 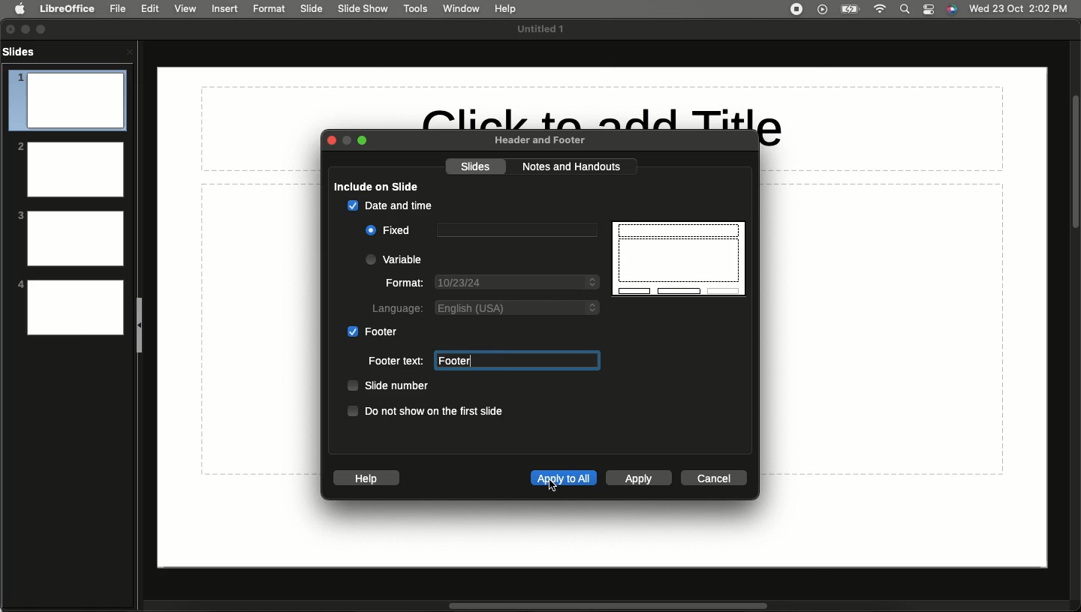 What do you see at coordinates (394, 307) in the screenshot?
I see `Language` at bounding box center [394, 307].